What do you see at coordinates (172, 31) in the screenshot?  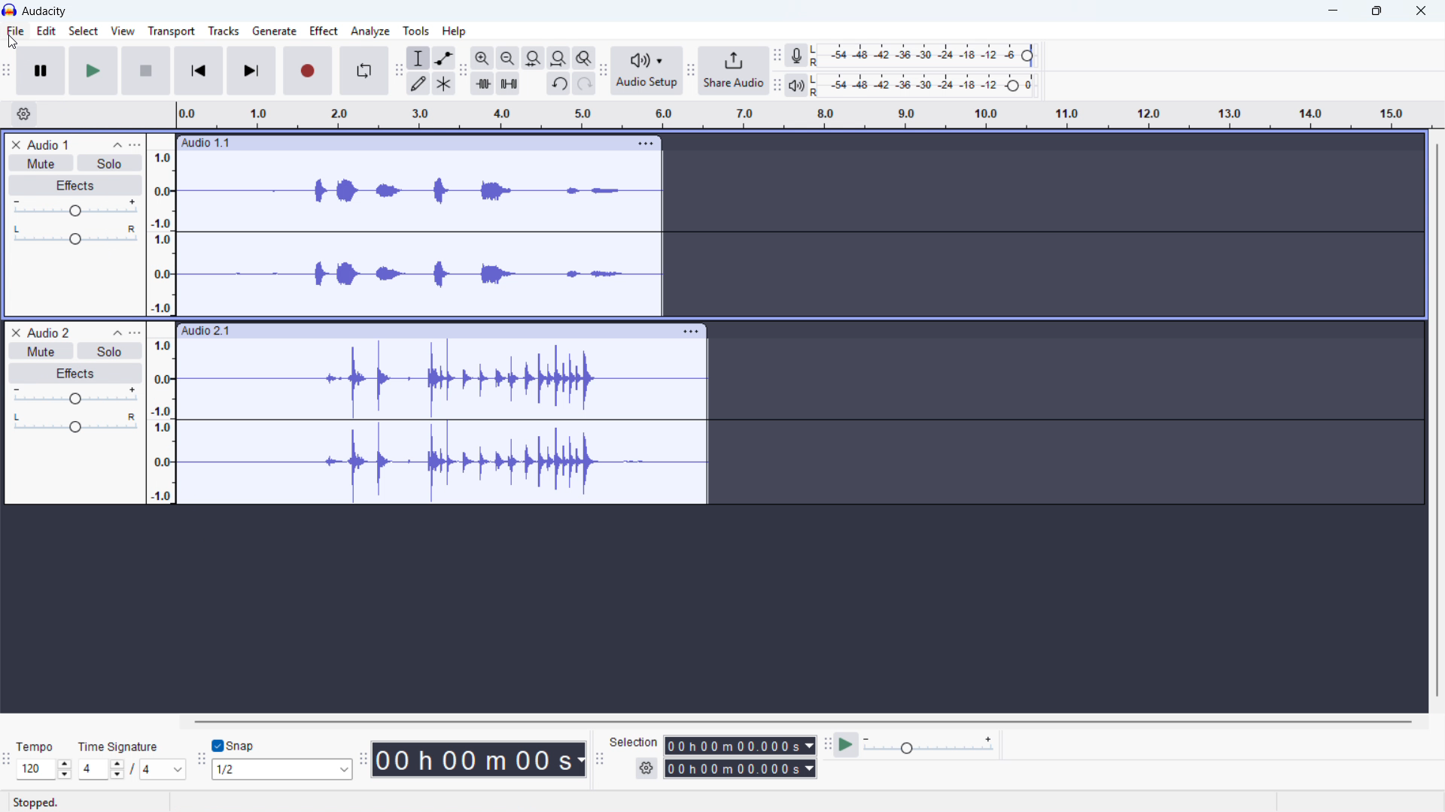 I see `Transport ` at bounding box center [172, 31].